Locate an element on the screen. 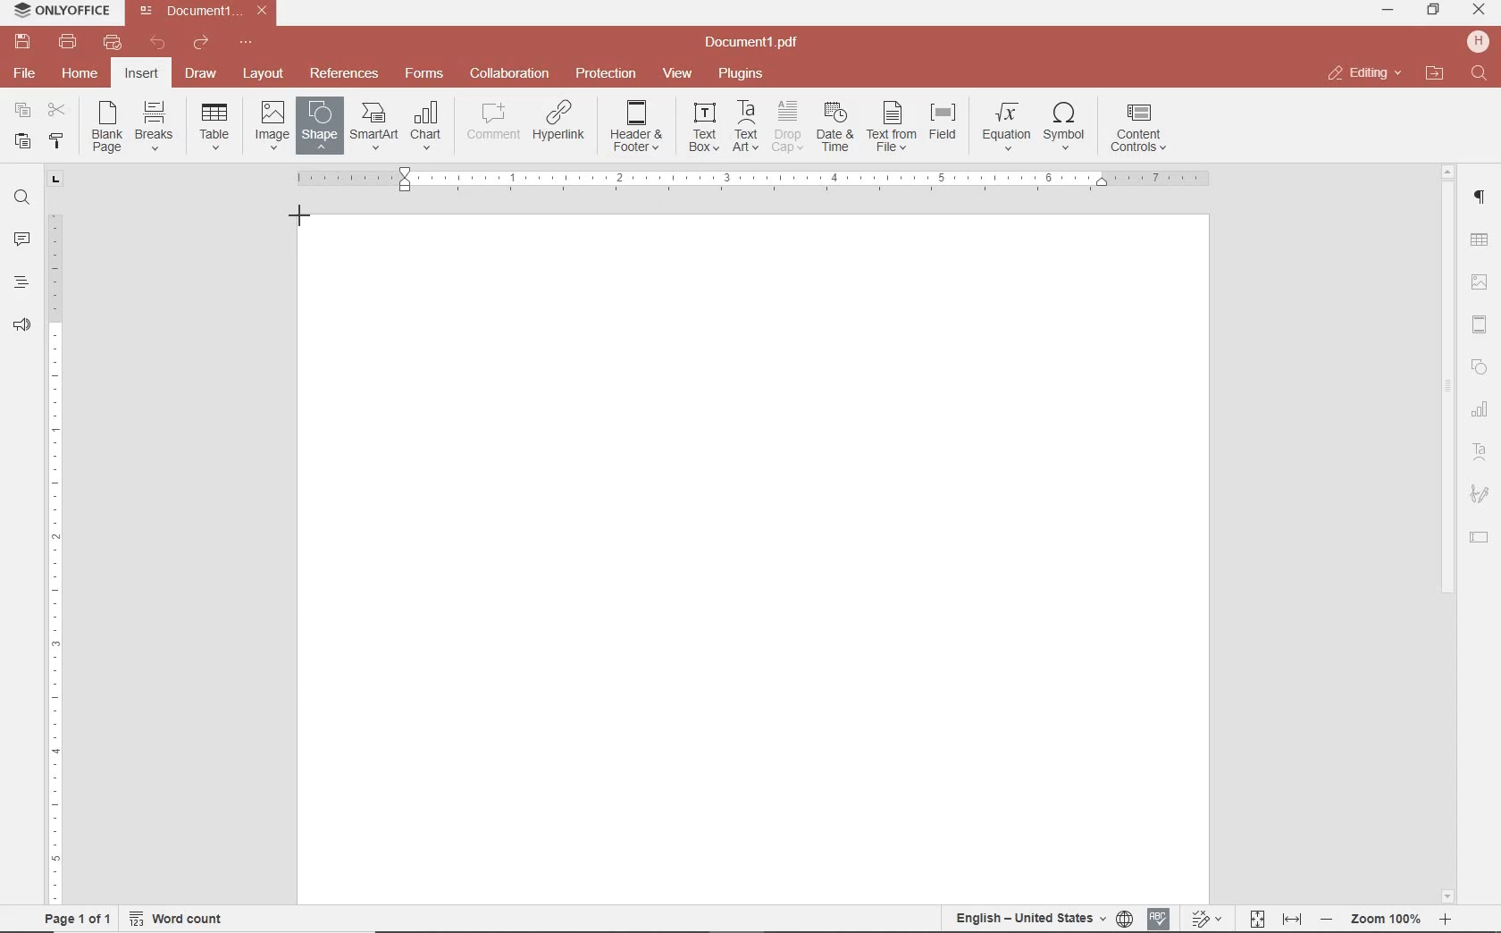 This screenshot has height=933, width=1501. INSERT SYMBOL is located at coordinates (1064, 125).